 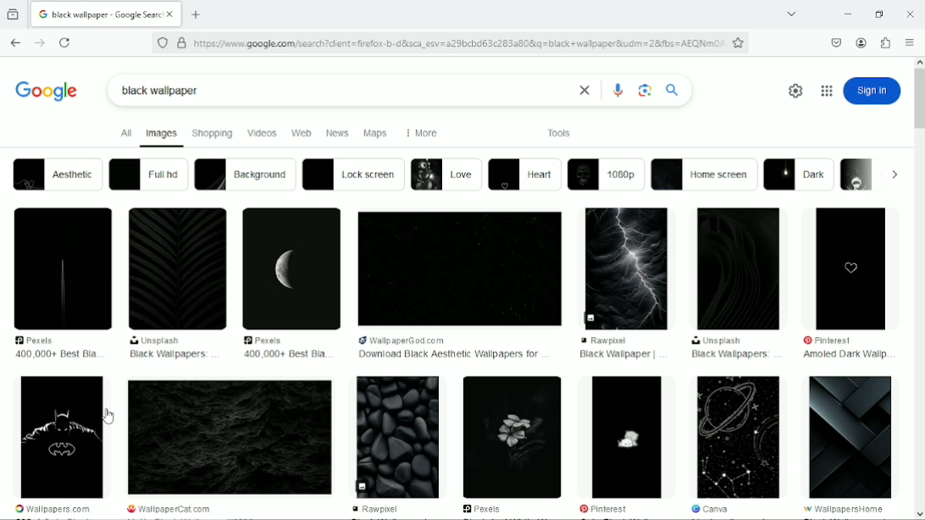 I want to click on black wallpaper image, so click(x=513, y=437).